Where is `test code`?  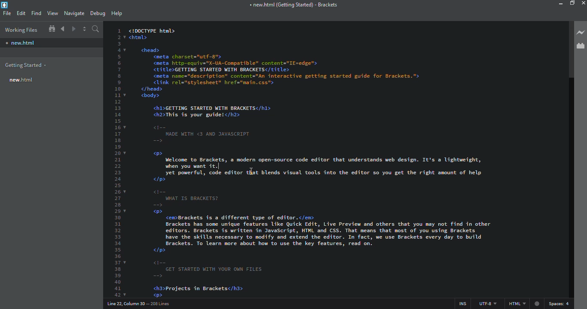
test code is located at coordinates (306, 87).